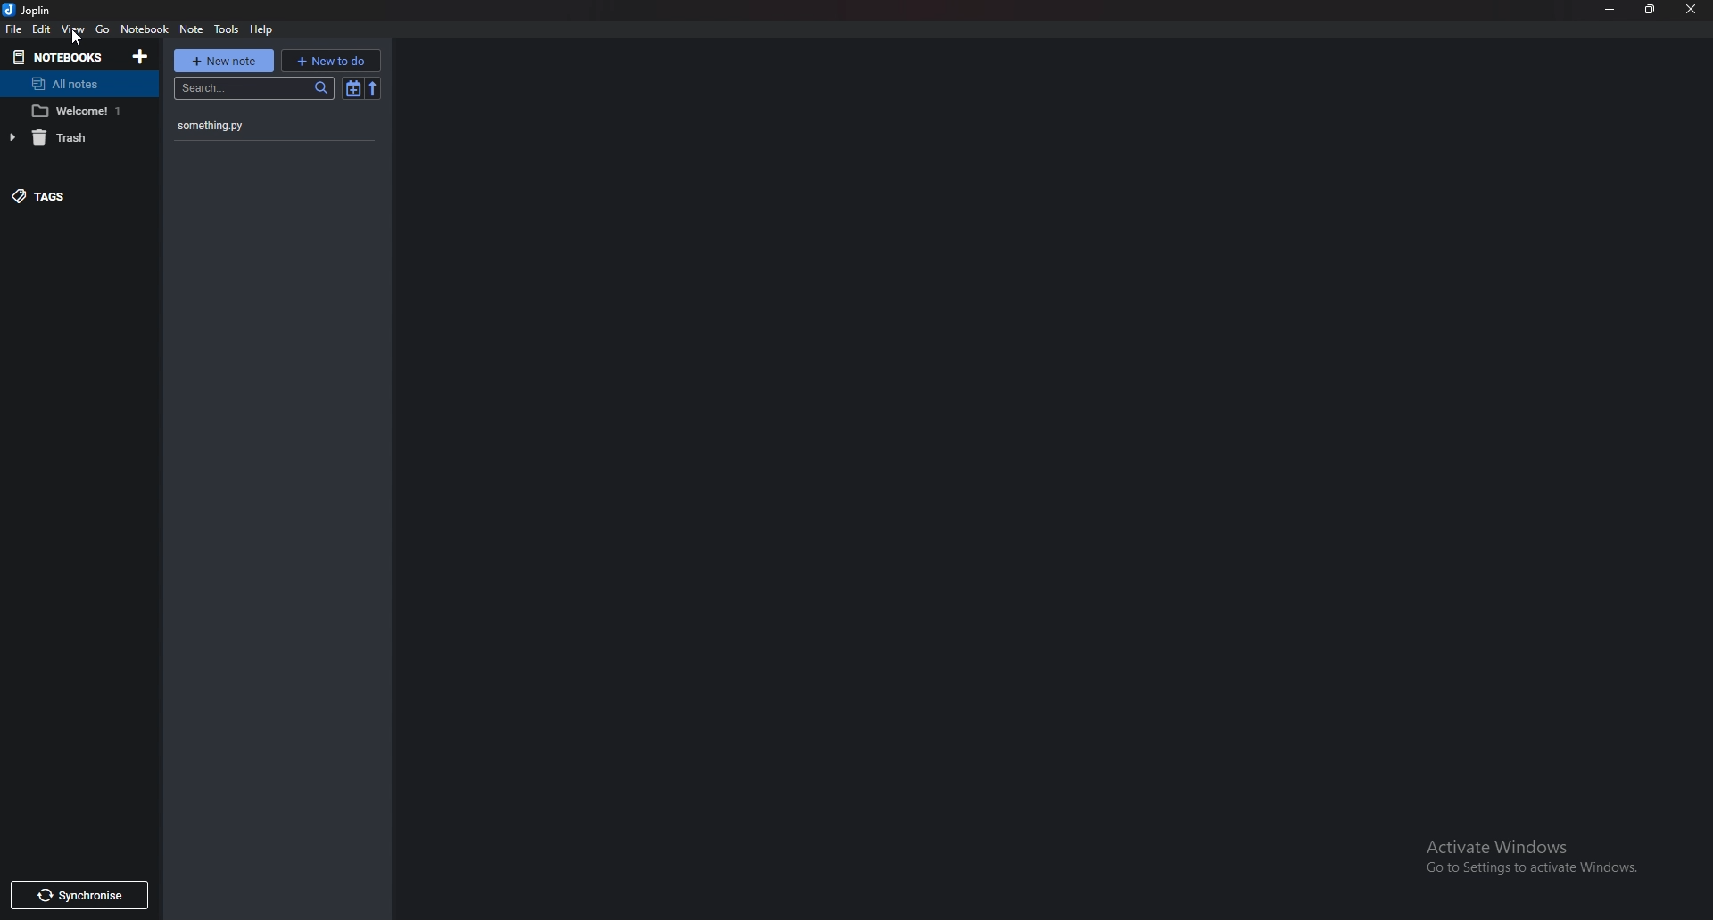 Image resolution: width=1713 pixels, height=920 pixels. Describe the element at coordinates (144, 29) in the screenshot. I see `Notebook` at that location.